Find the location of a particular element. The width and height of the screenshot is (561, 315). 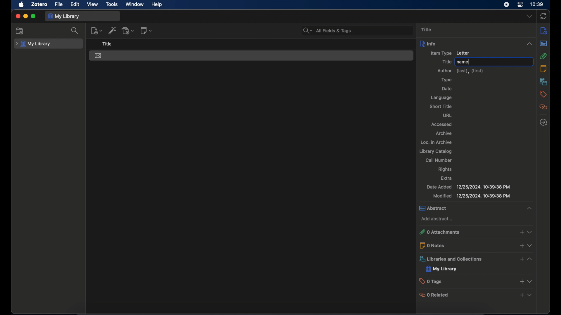

info is located at coordinates (544, 31).